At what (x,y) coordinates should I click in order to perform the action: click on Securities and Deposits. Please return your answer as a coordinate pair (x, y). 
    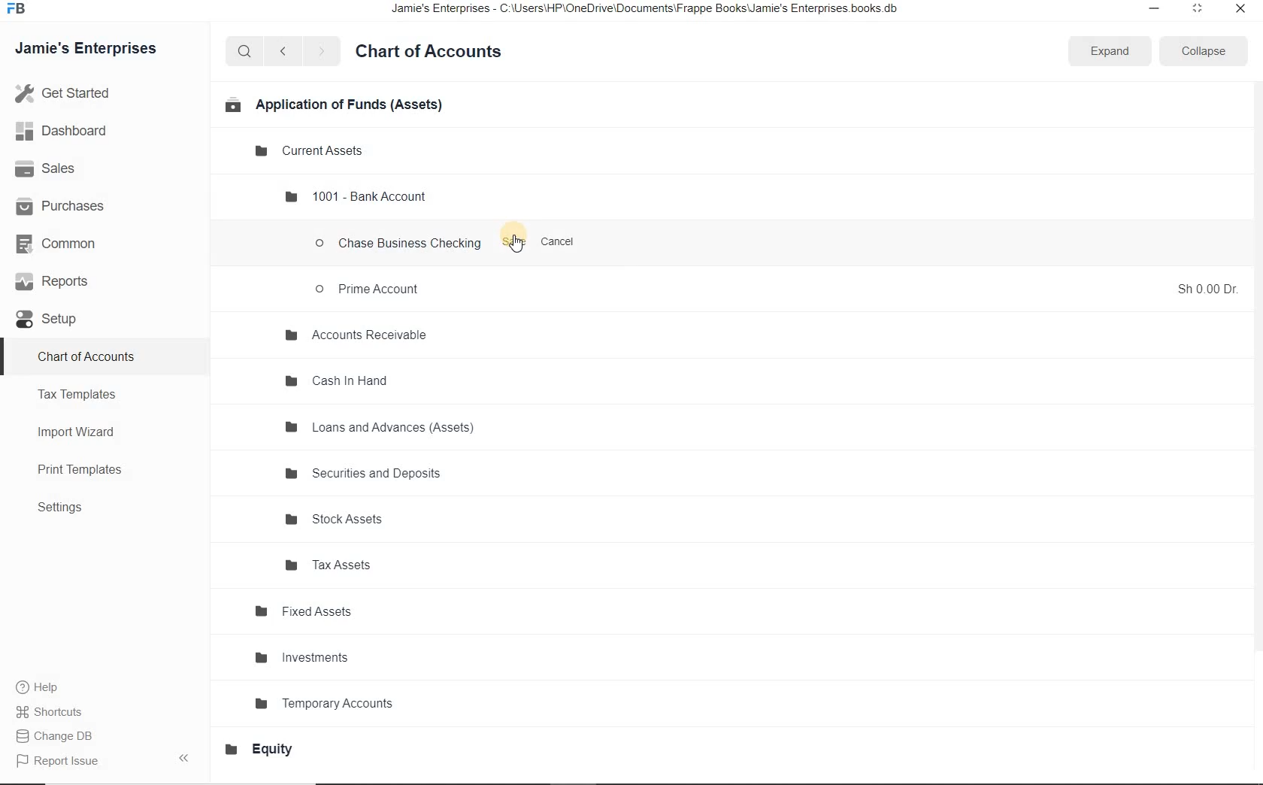
    Looking at the image, I should click on (367, 475).